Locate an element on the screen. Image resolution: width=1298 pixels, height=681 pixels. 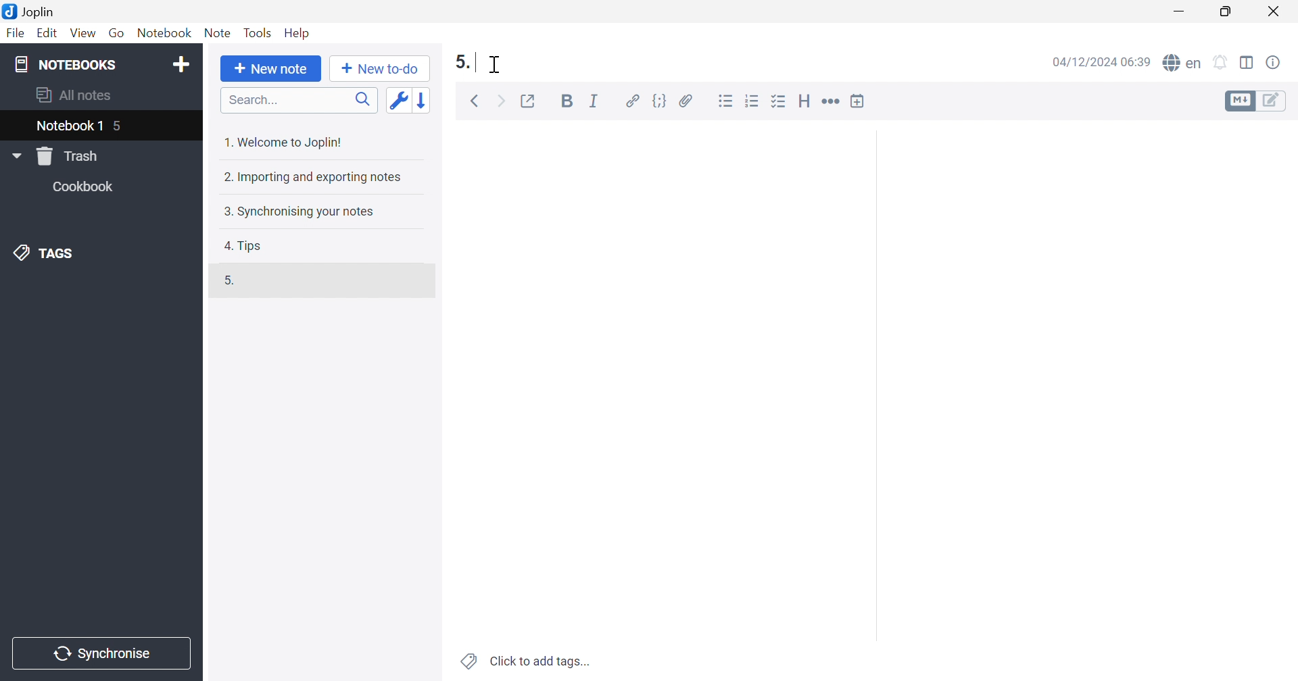
Italic is located at coordinates (594, 101).